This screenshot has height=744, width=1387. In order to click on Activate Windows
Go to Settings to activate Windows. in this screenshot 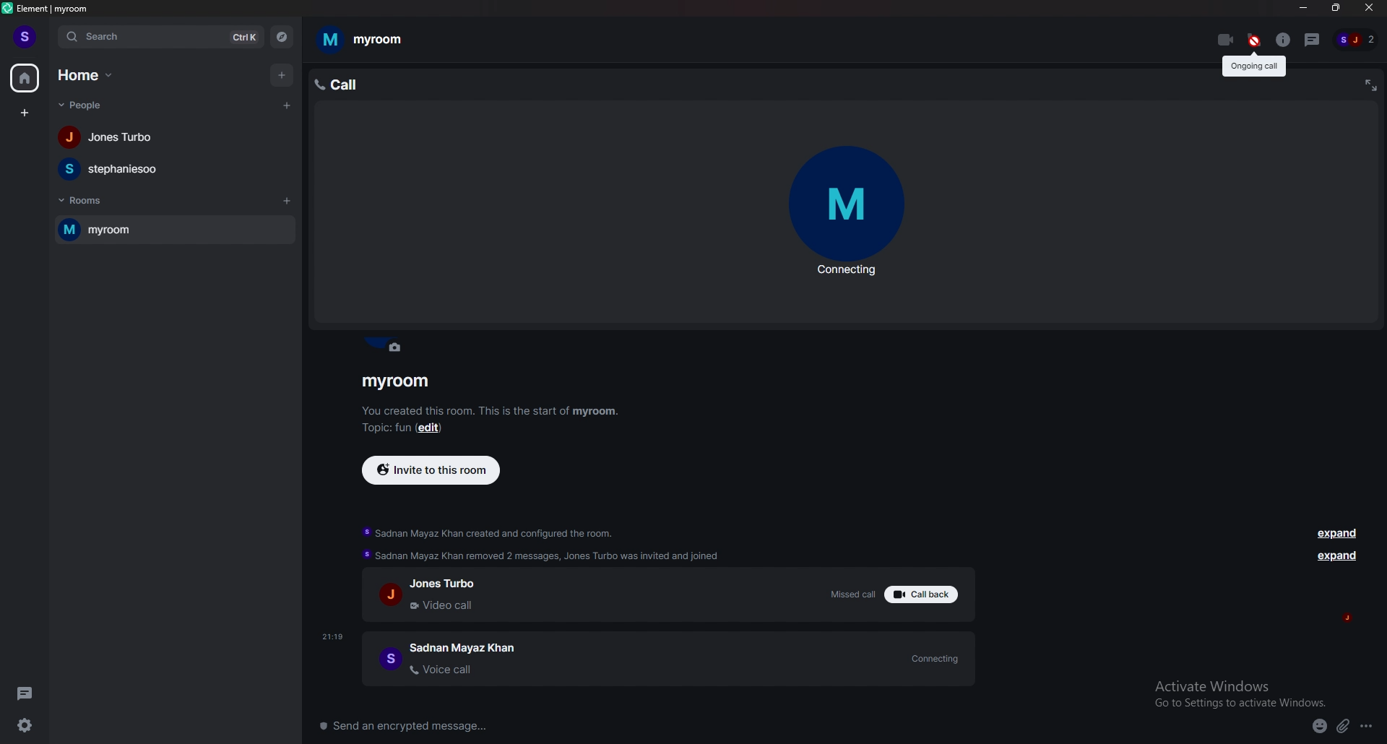, I will do `click(1241, 693)`.